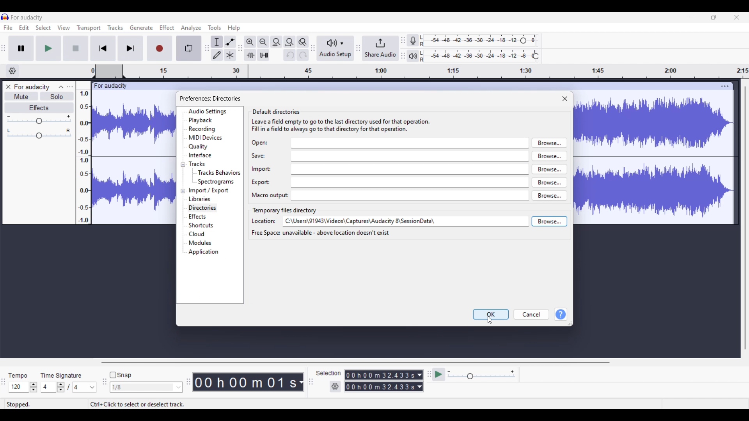 Image resolution: width=749 pixels, height=421 pixels. Describe the element at coordinates (725, 86) in the screenshot. I see `Track settings ` at that location.